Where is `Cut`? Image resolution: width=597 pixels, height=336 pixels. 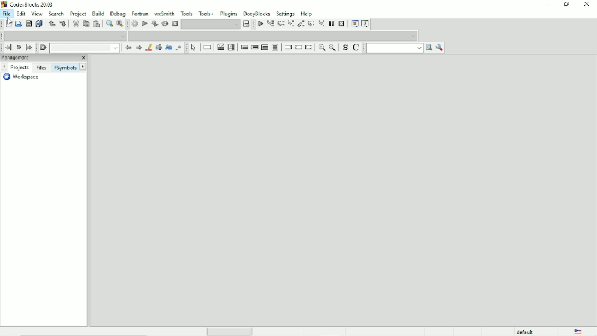
Cut is located at coordinates (74, 24).